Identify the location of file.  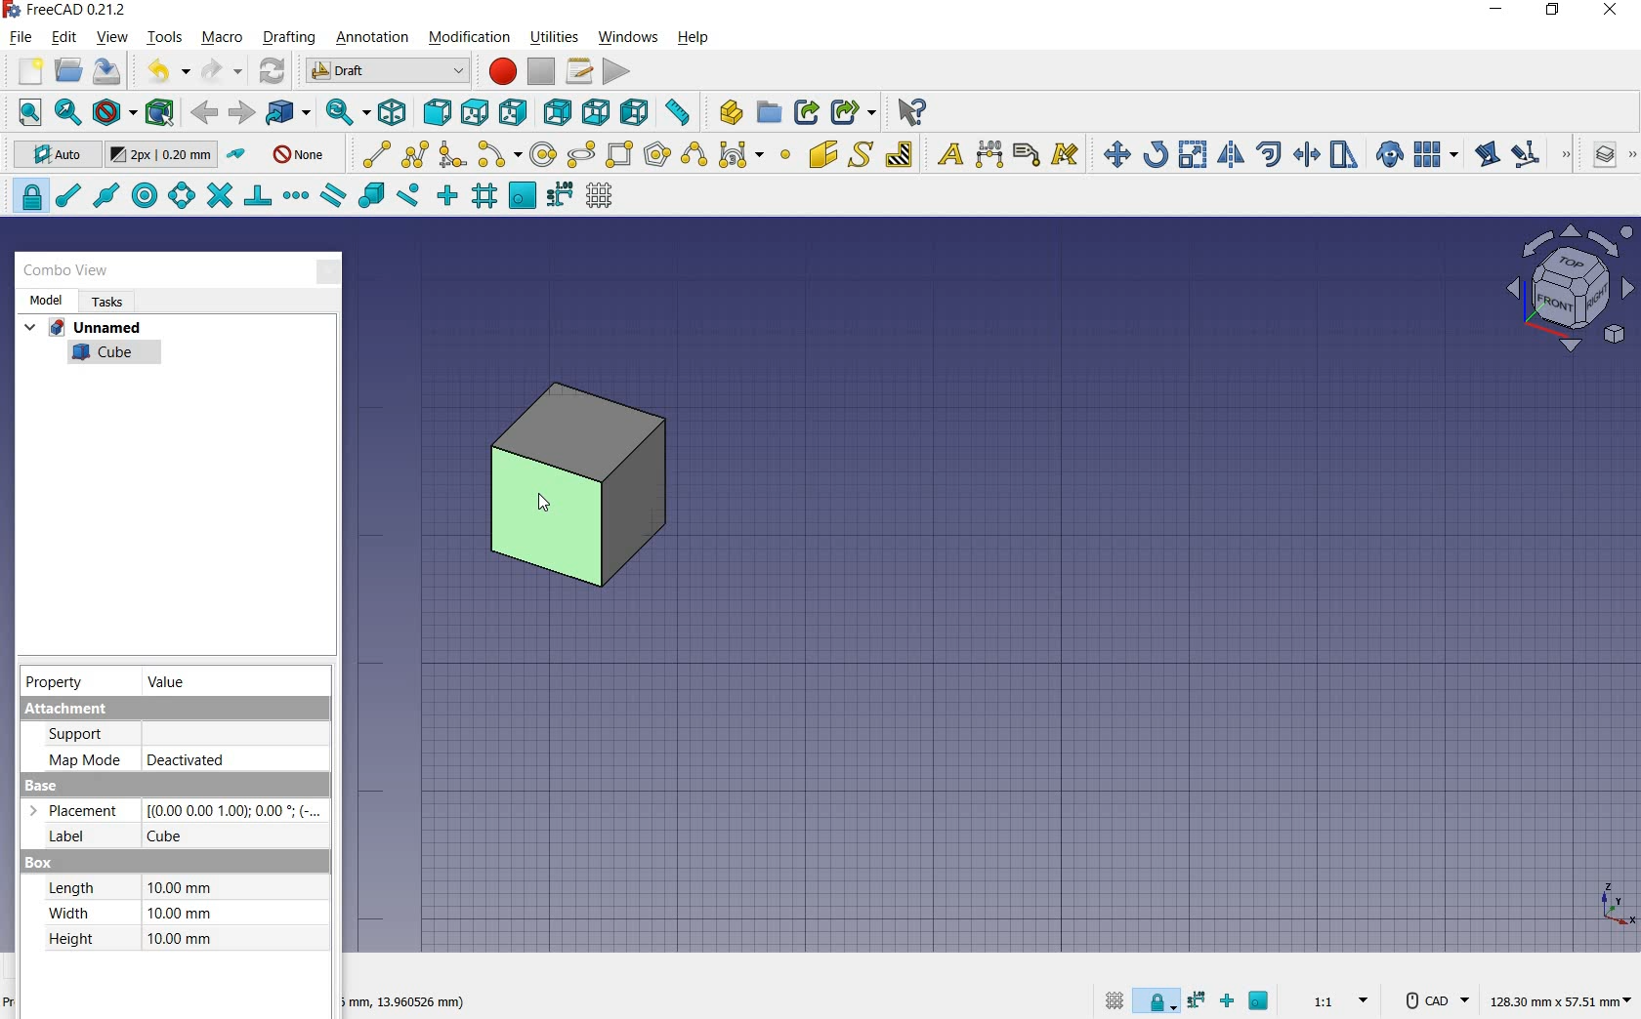
(22, 36).